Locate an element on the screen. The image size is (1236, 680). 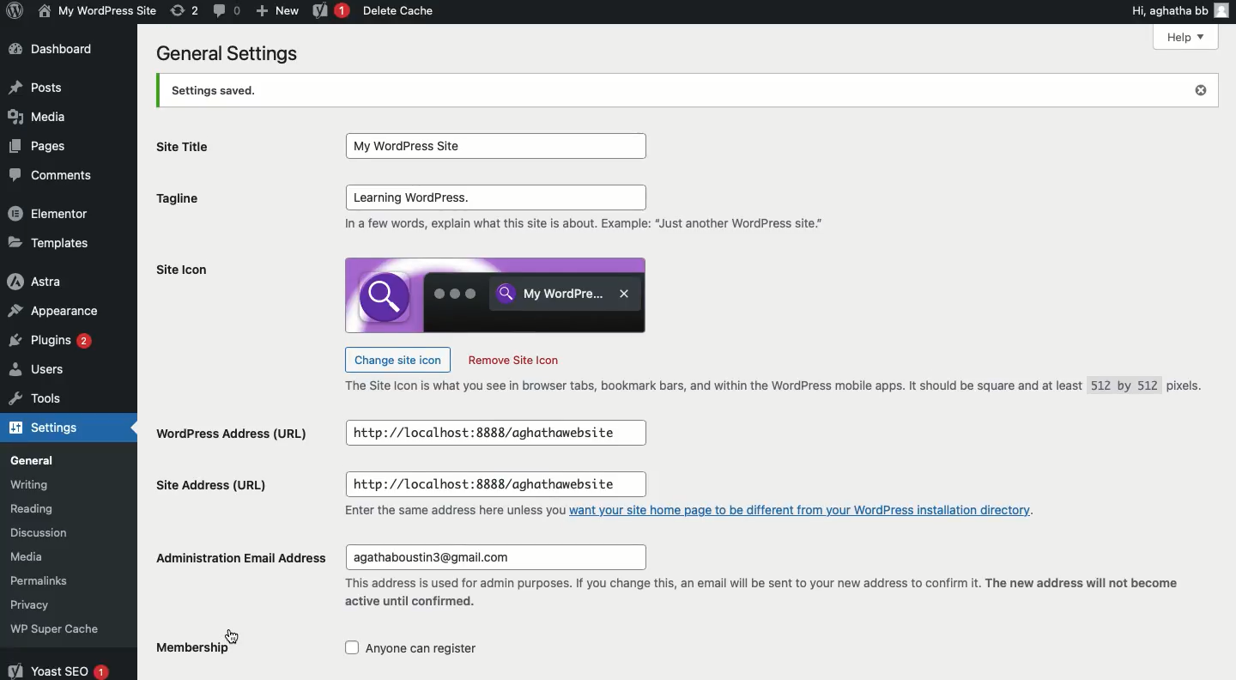
agathaboustin3@gmail.com is located at coordinates (494, 557).